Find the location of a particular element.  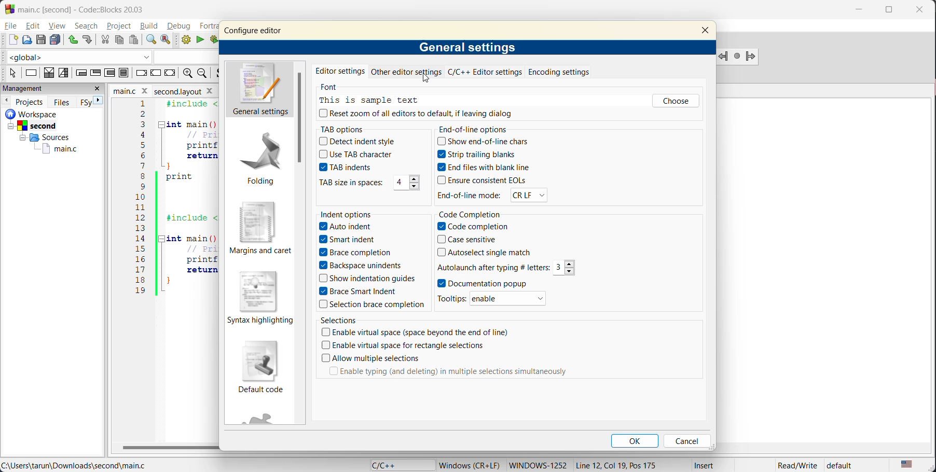

build is located at coordinates (150, 27).